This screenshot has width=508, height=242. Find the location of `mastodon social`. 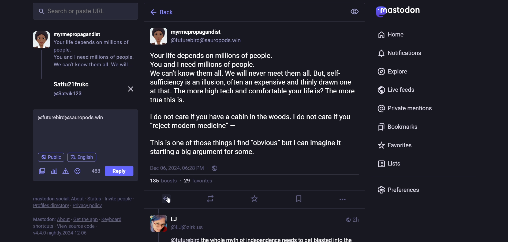

mastodon social is located at coordinates (49, 198).